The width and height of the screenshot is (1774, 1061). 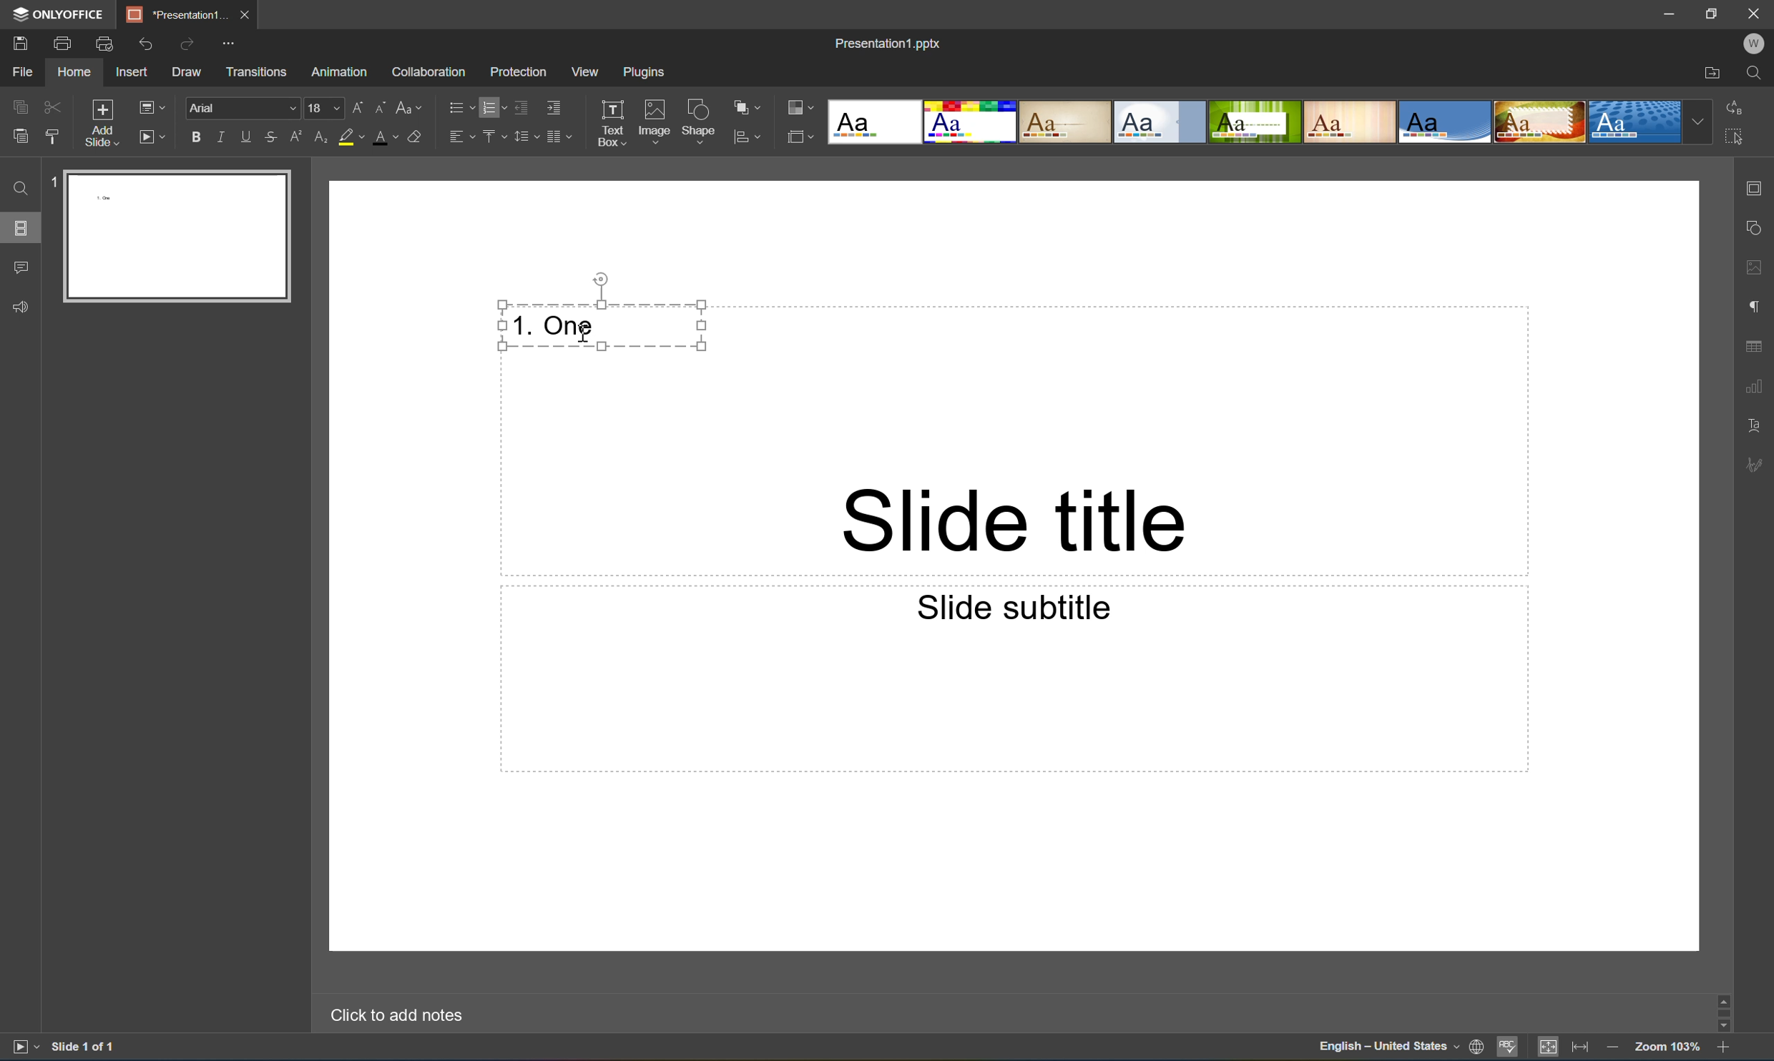 What do you see at coordinates (382, 106) in the screenshot?
I see `Decrement font size` at bounding box center [382, 106].